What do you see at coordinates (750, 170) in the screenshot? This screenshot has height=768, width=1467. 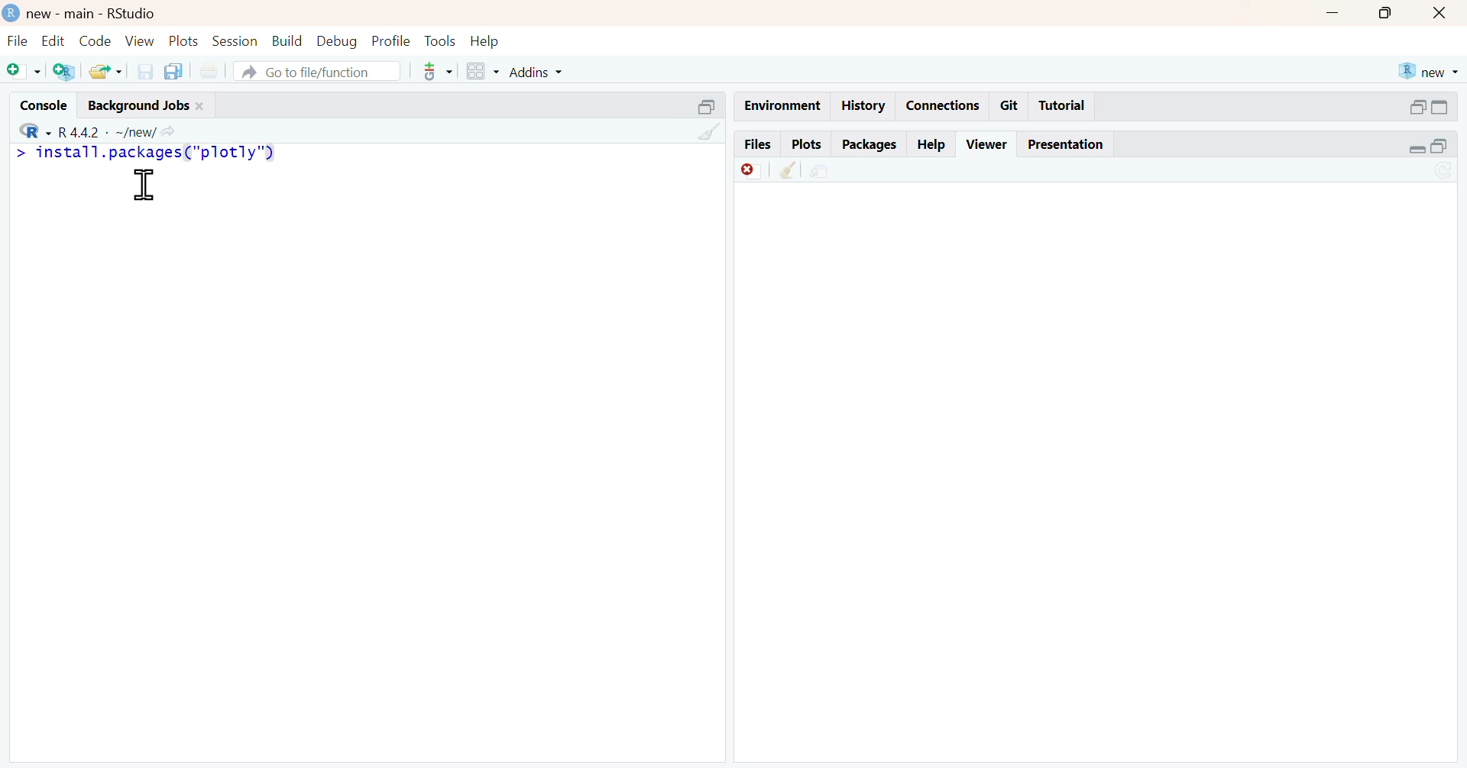 I see `remove current viewer item` at bounding box center [750, 170].